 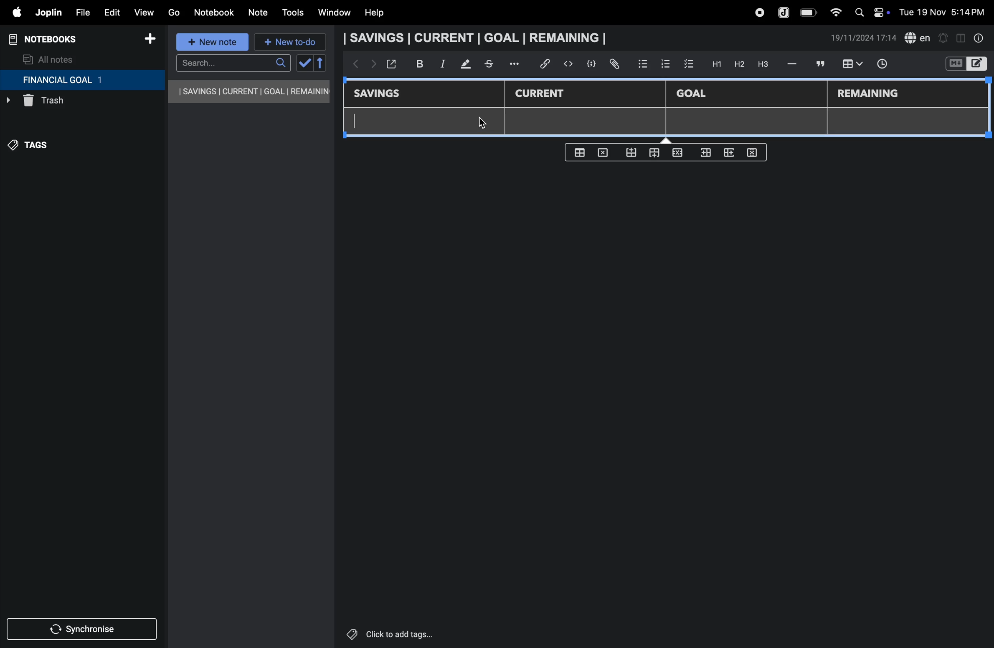 I want to click on stketchbook, so click(x=490, y=65).